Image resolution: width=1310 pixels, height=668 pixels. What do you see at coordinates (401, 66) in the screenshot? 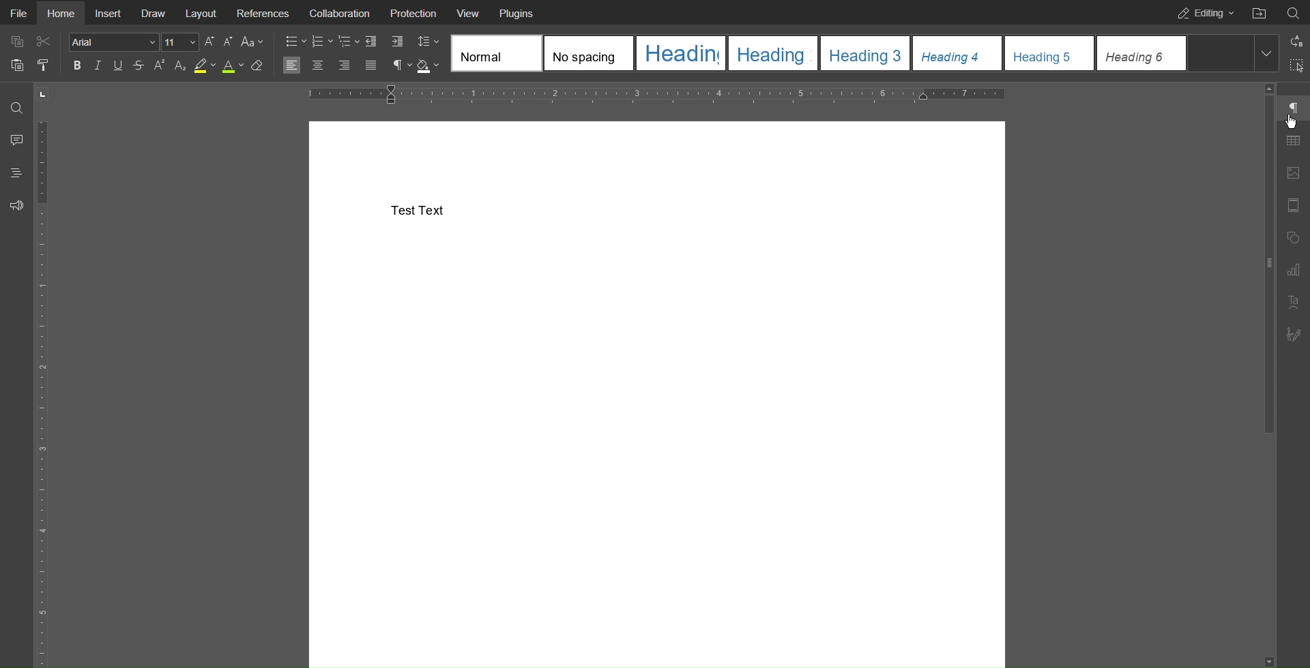
I see `Paragraph Settings` at bounding box center [401, 66].